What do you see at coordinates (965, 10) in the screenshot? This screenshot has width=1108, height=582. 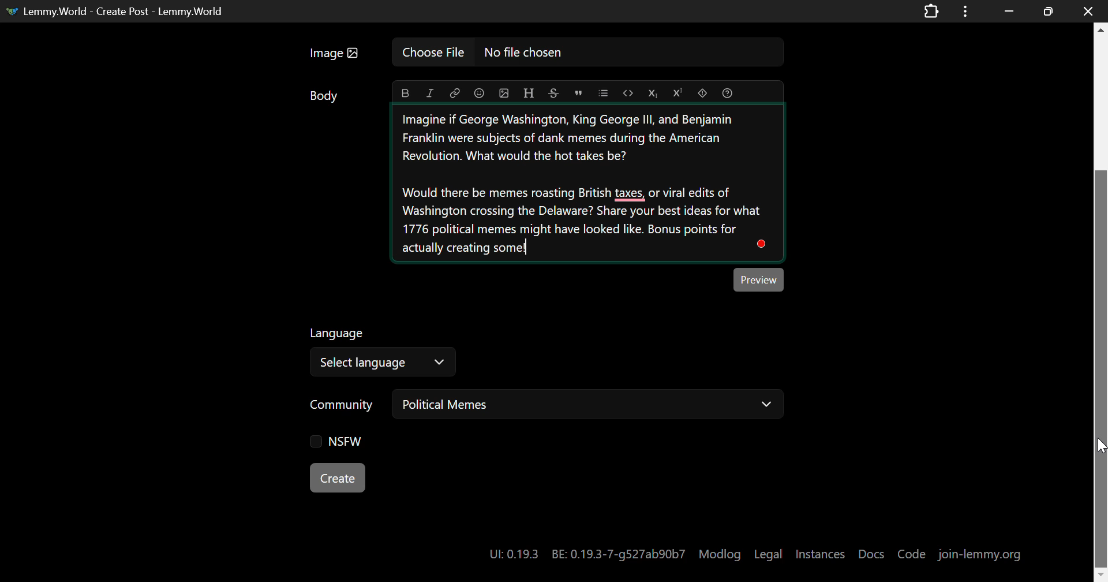 I see `Application Options` at bounding box center [965, 10].